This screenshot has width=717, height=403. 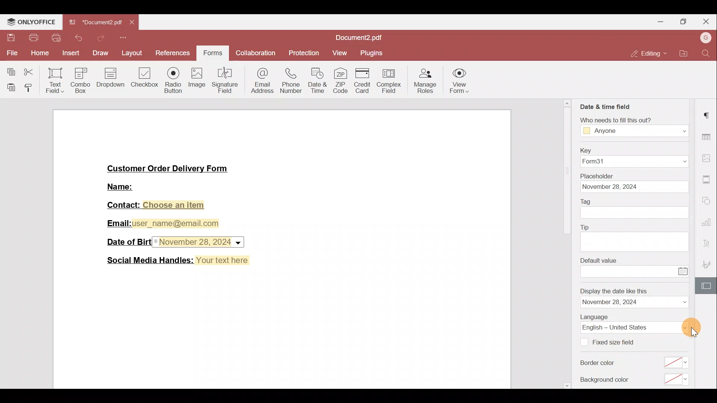 I want to click on Copy style, so click(x=30, y=87).